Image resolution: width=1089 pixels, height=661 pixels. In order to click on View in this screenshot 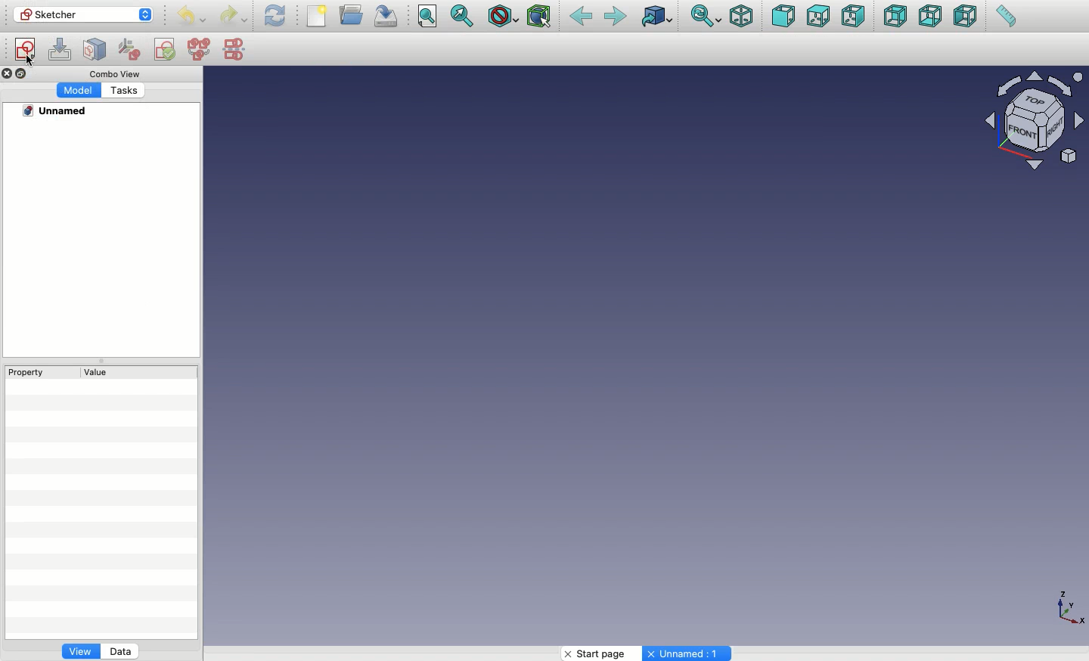, I will do `click(80, 653)`.